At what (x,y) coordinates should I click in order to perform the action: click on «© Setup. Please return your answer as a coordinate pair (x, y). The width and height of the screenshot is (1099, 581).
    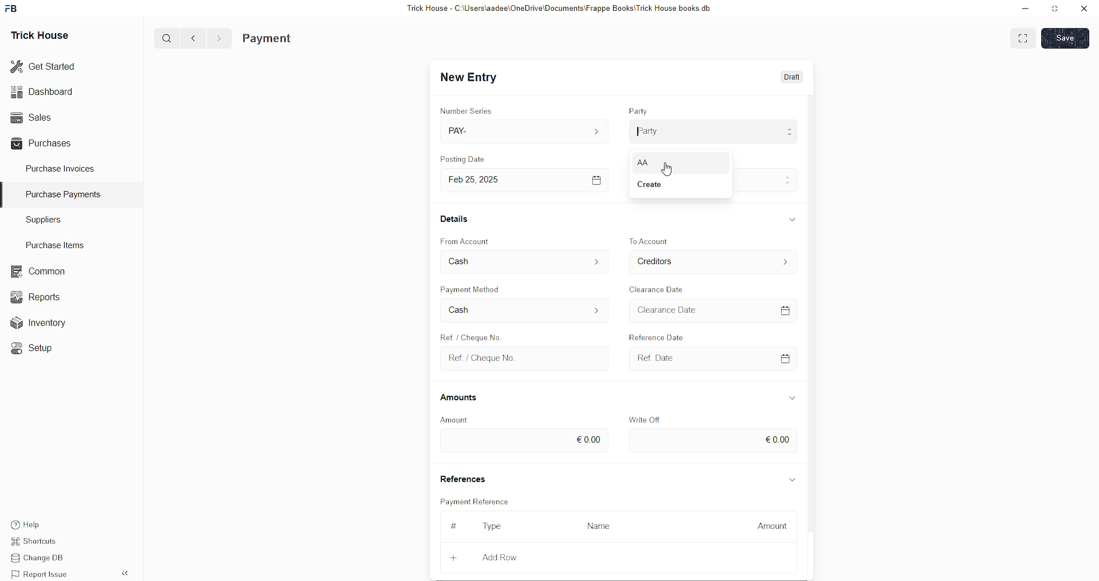
    Looking at the image, I should click on (35, 348).